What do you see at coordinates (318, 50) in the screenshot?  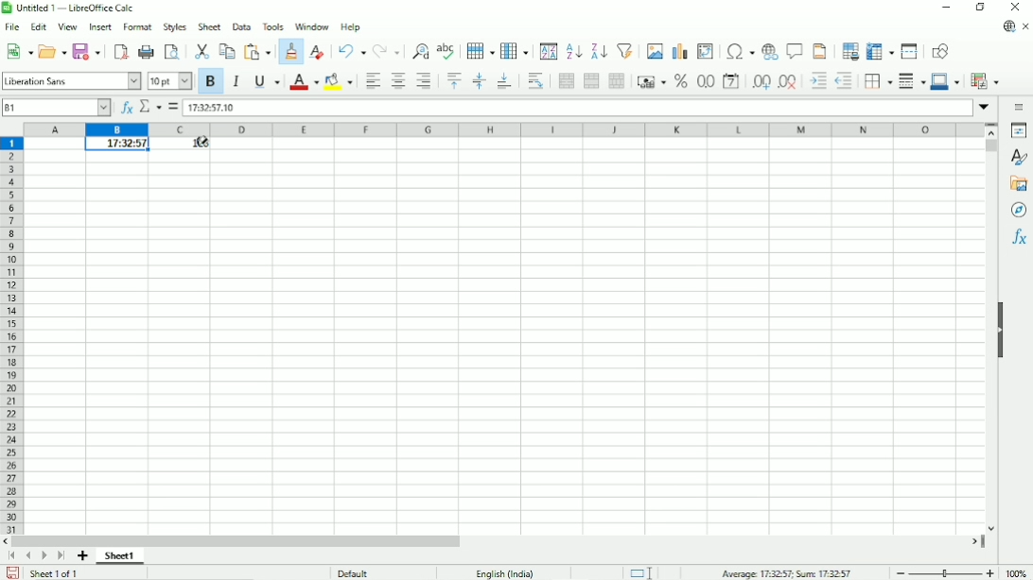 I see `Clear direct formatting` at bounding box center [318, 50].